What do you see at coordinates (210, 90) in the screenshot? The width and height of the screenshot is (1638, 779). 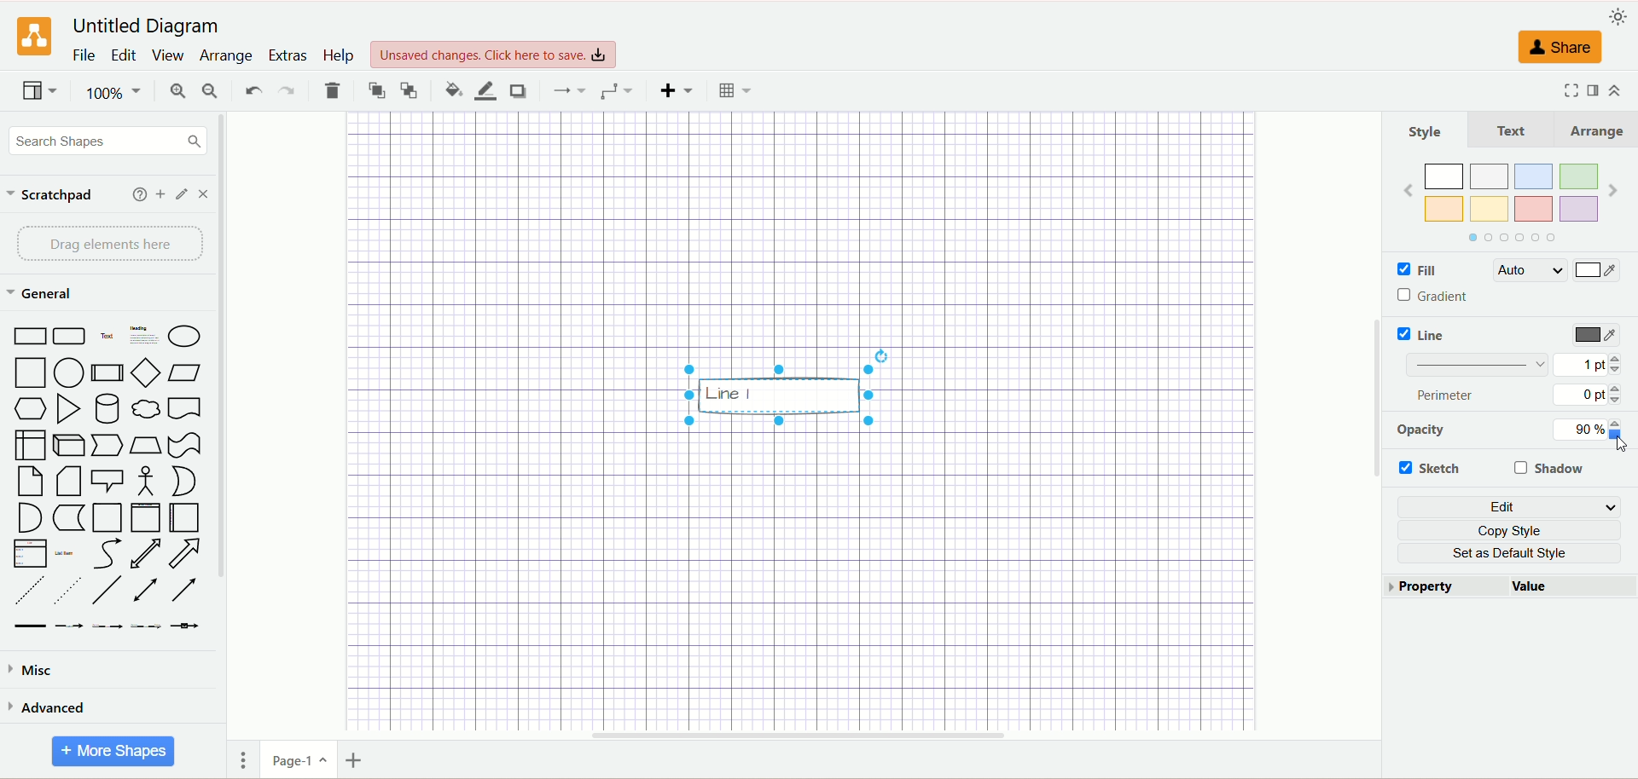 I see `zoom out` at bounding box center [210, 90].